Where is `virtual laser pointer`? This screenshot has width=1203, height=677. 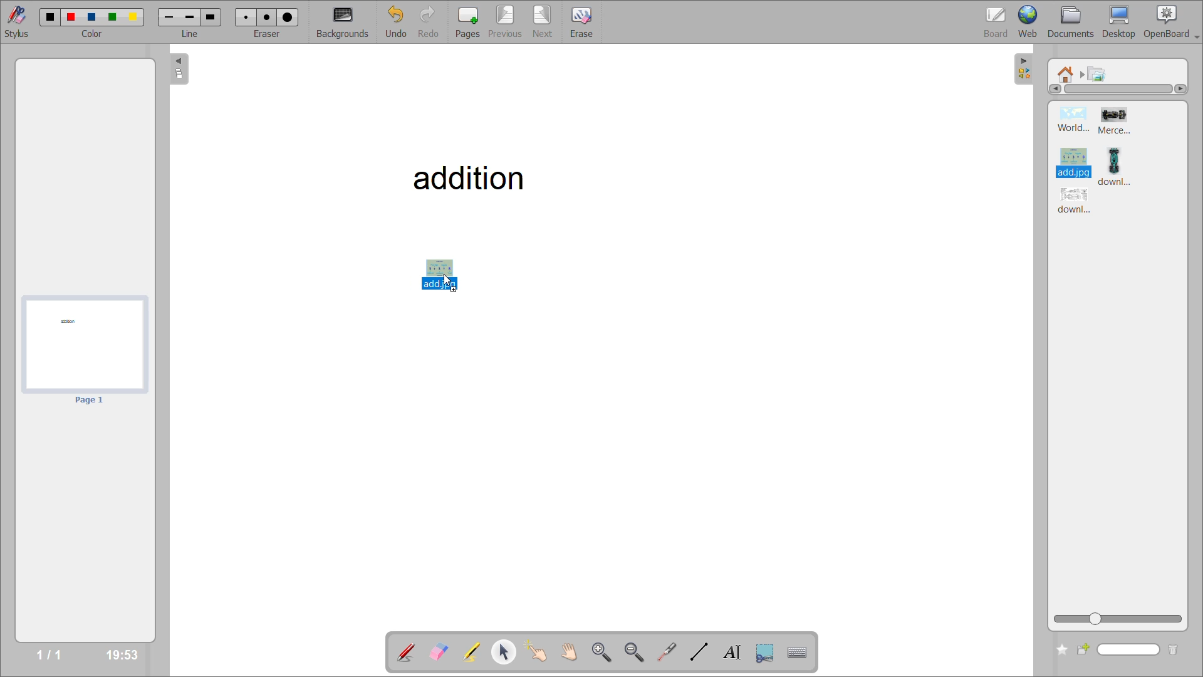 virtual laser pointer is located at coordinates (666, 652).